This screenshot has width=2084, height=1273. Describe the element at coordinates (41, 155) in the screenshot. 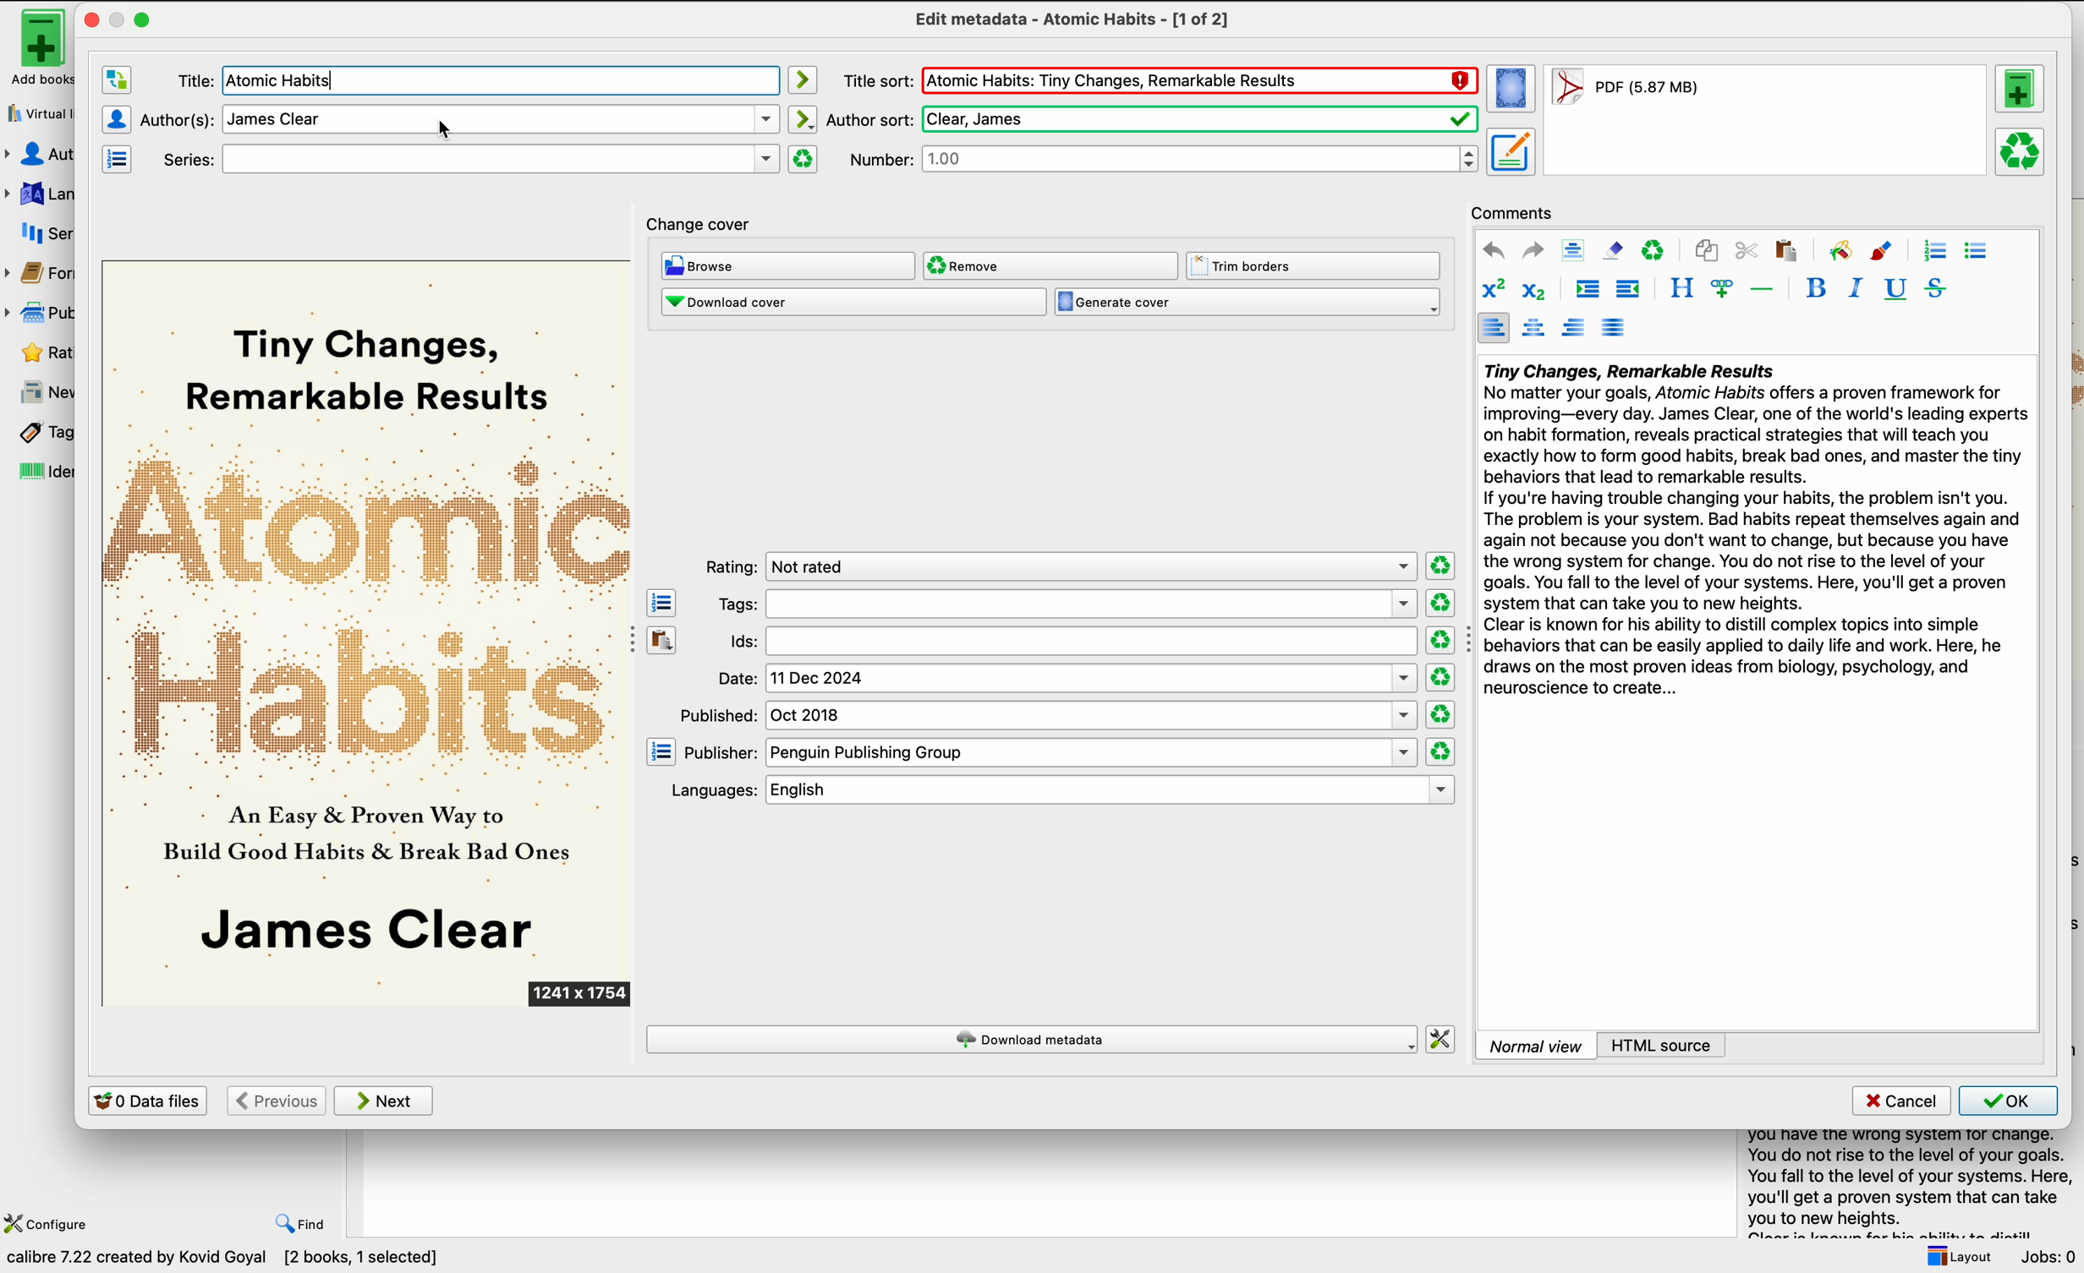

I see `authors` at that location.